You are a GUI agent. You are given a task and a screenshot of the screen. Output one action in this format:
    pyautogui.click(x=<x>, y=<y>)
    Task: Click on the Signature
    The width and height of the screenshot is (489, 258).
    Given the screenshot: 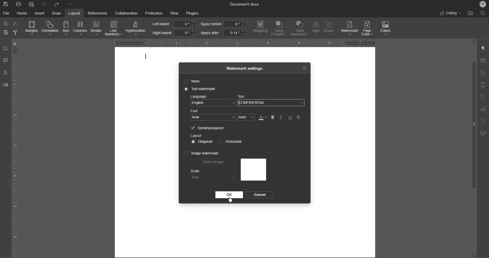 What is the action you would take?
    pyautogui.click(x=483, y=133)
    